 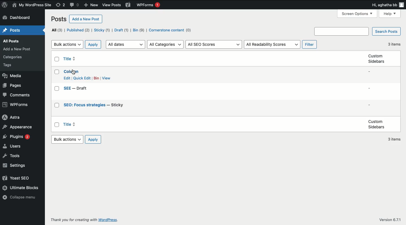 What do you see at coordinates (32, 5) in the screenshot?
I see `Name` at bounding box center [32, 5].